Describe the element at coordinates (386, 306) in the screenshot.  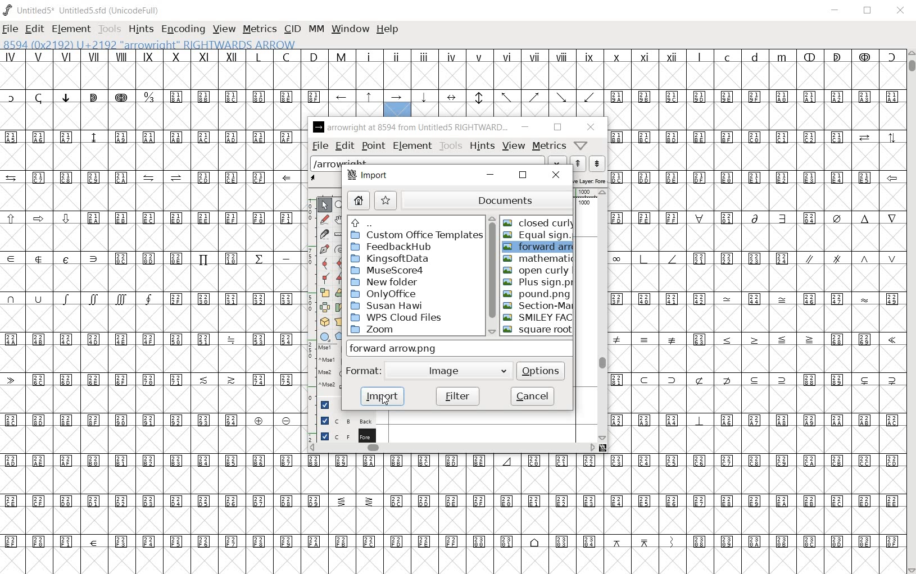
I see `Susan Hawi` at that location.